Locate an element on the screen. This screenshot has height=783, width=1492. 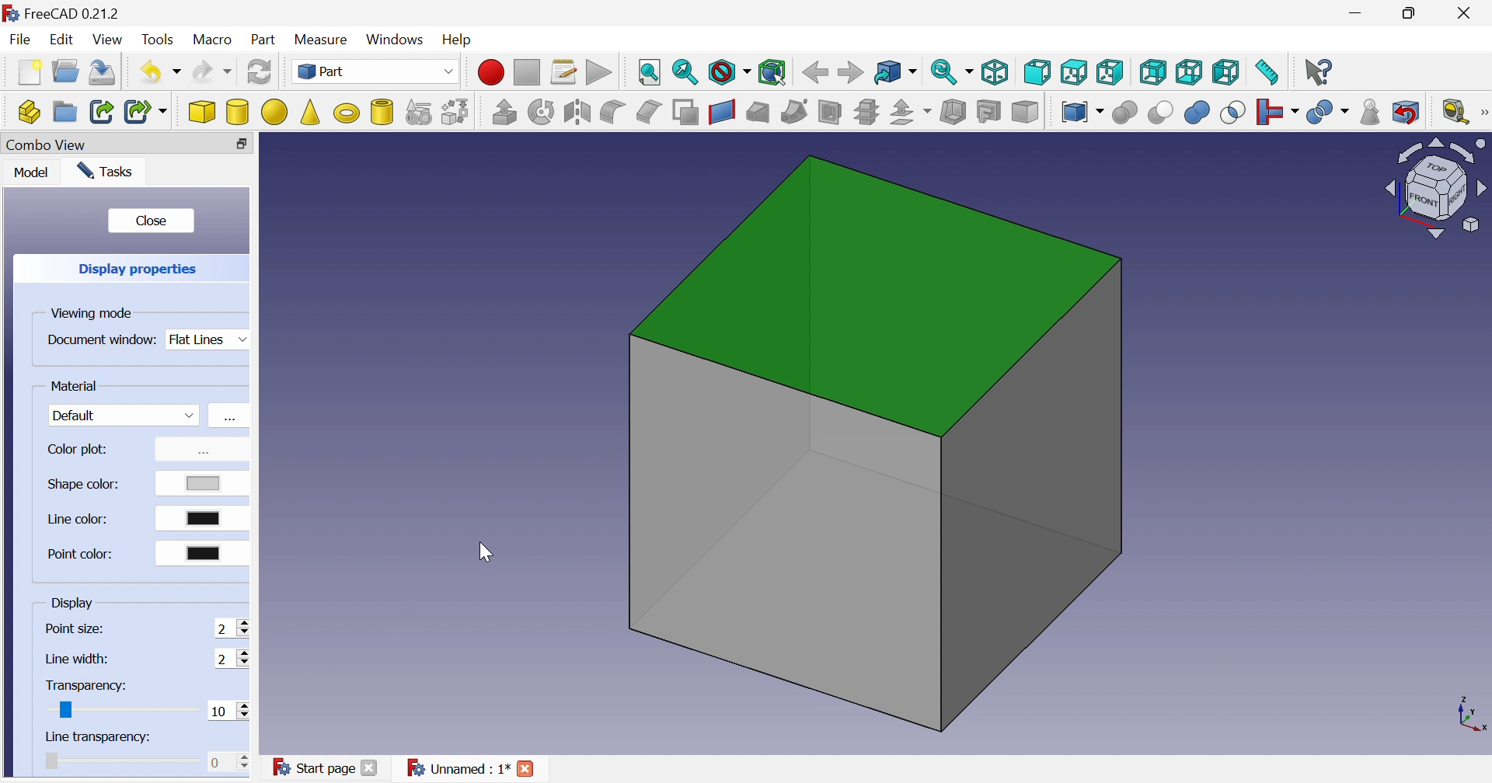
Minimize is located at coordinates (1355, 13).